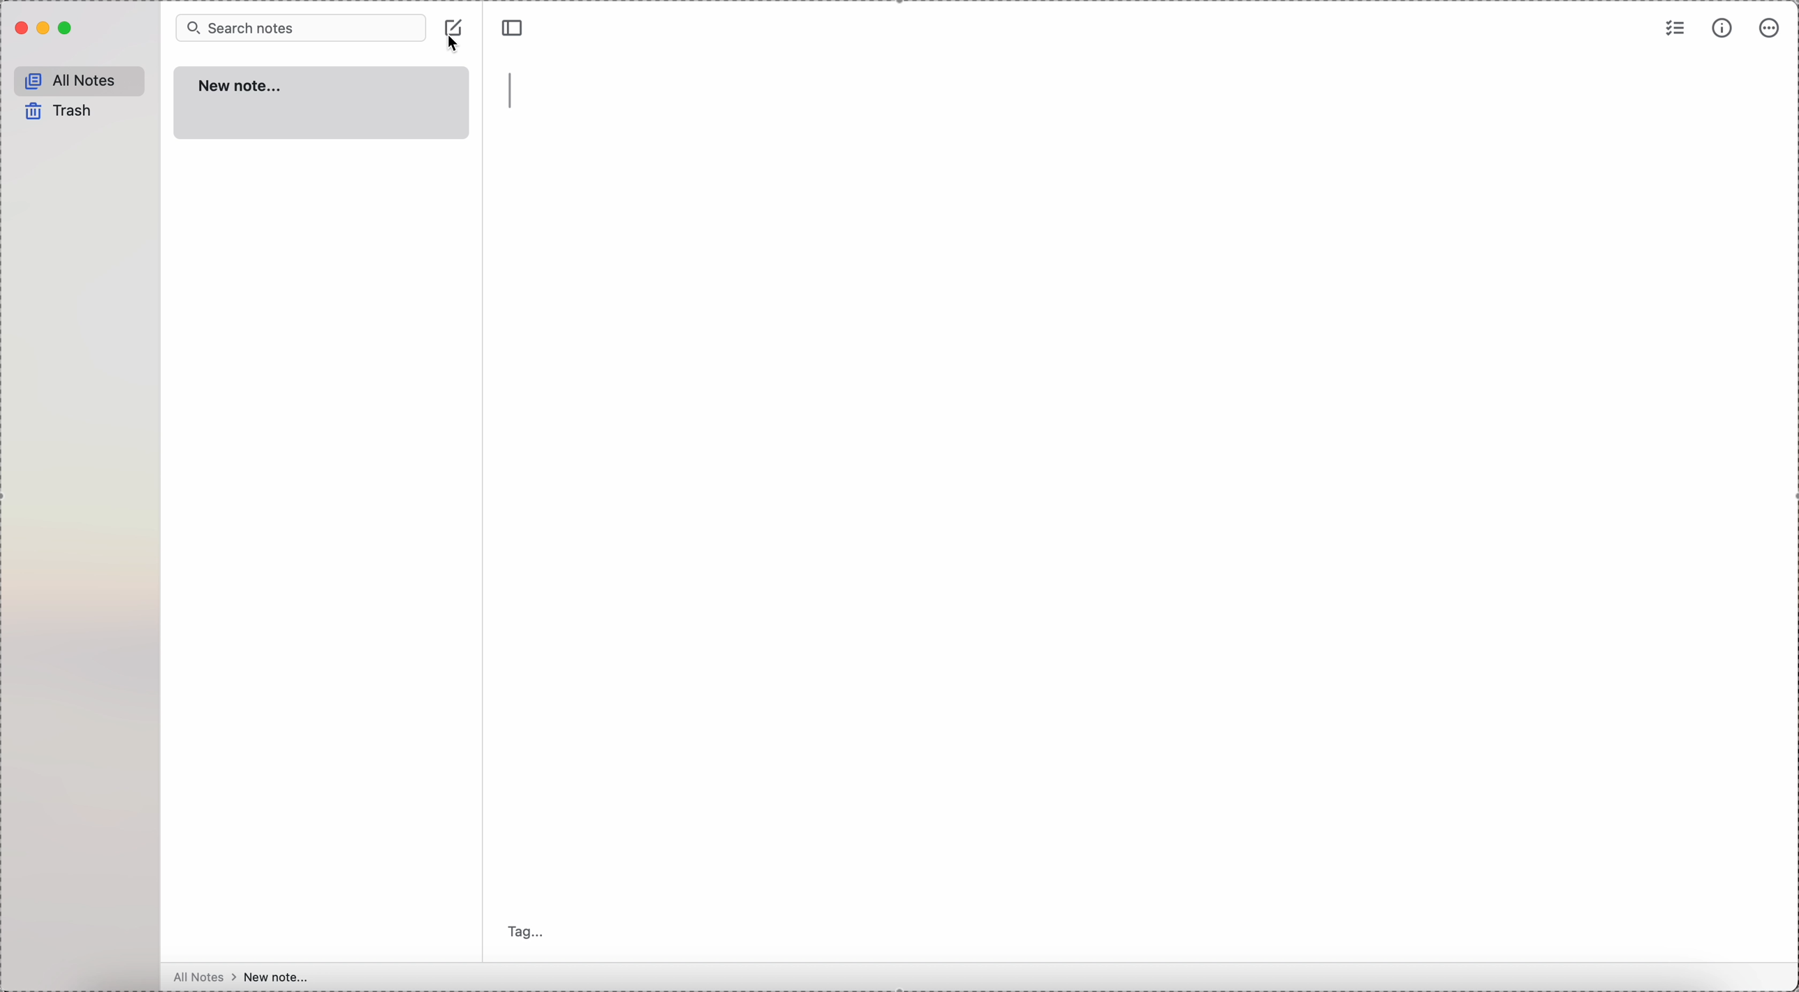  Describe the element at coordinates (512, 91) in the screenshot. I see `type` at that location.